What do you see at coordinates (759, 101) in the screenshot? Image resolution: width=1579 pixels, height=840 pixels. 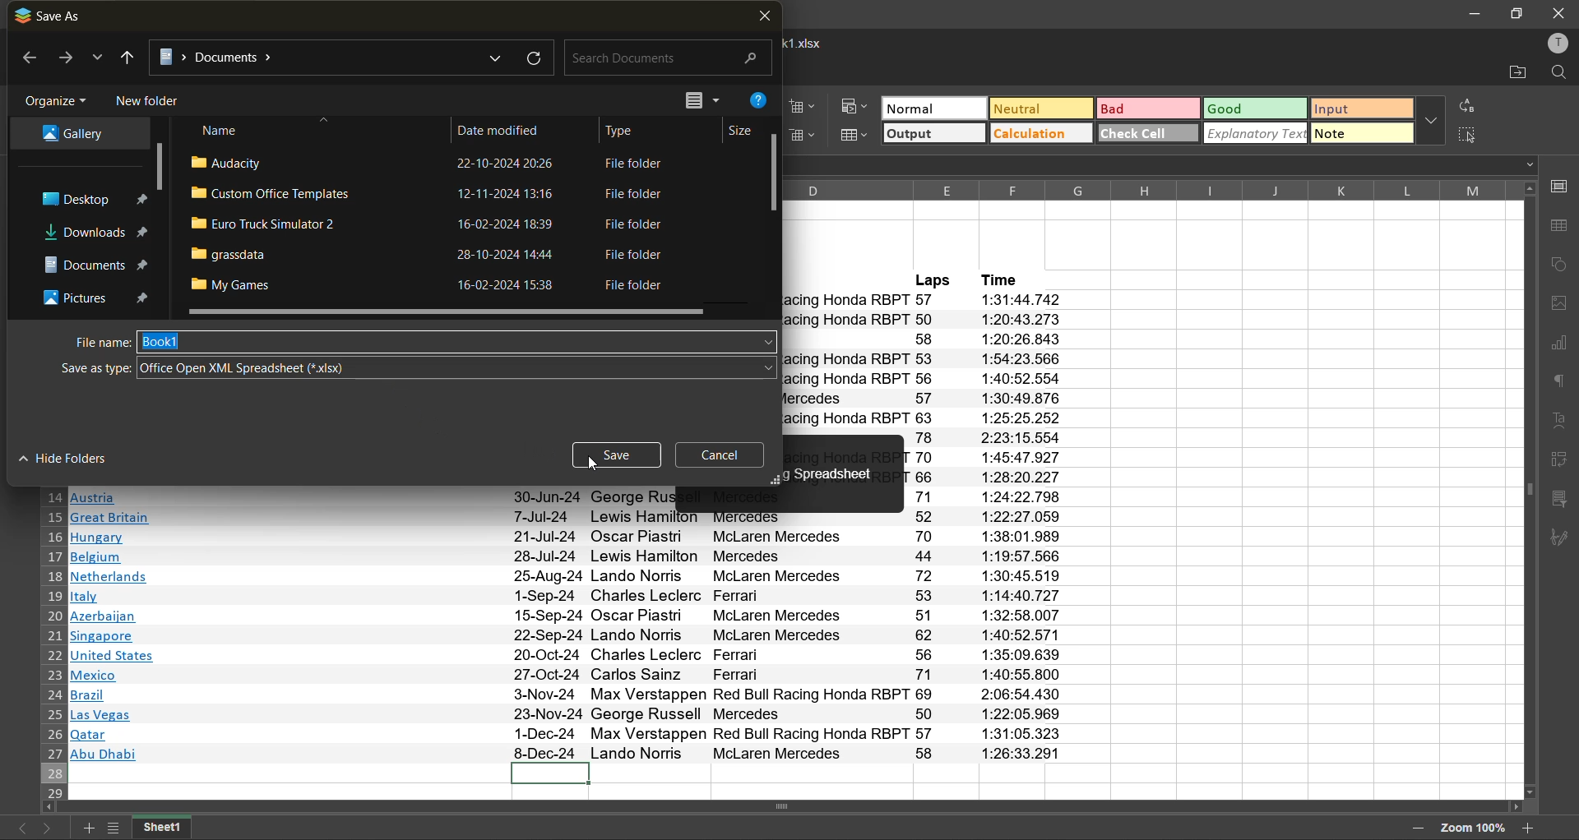 I see `help` at bounding box center [759, 101].